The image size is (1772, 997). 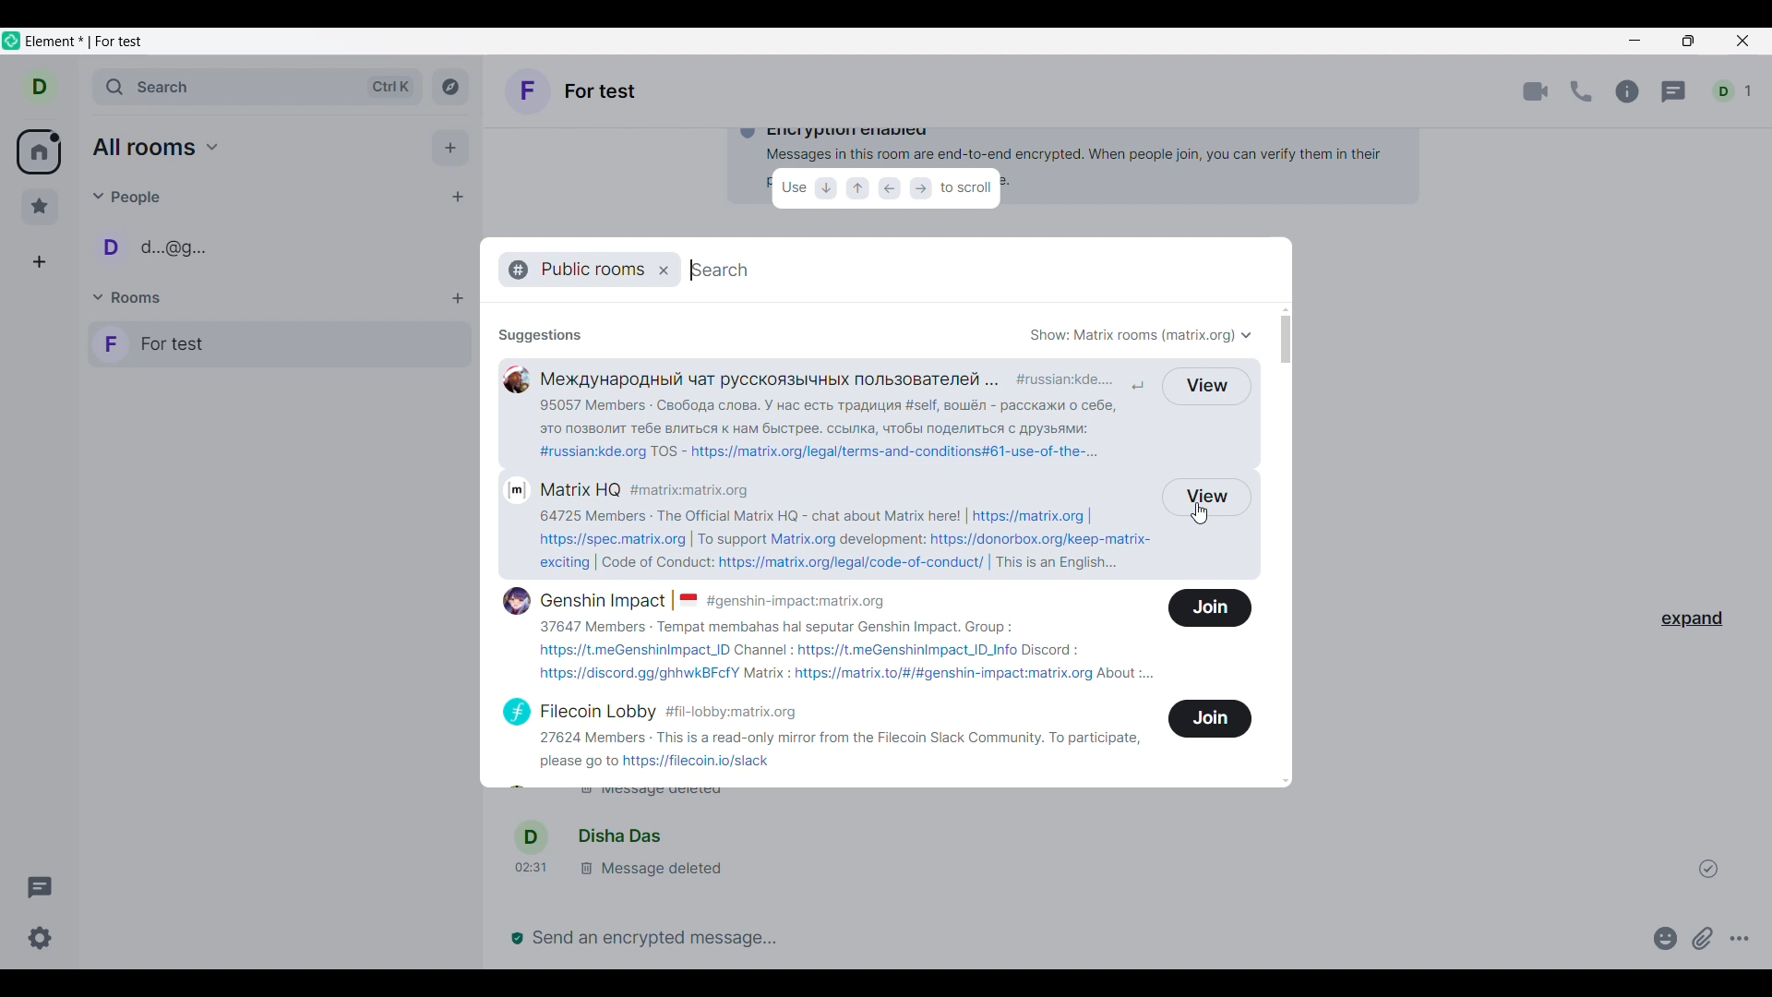 What do you see at coordinates (459, 197) in the screenshot?
I see `Start chat` at bounding box center [459, 197].